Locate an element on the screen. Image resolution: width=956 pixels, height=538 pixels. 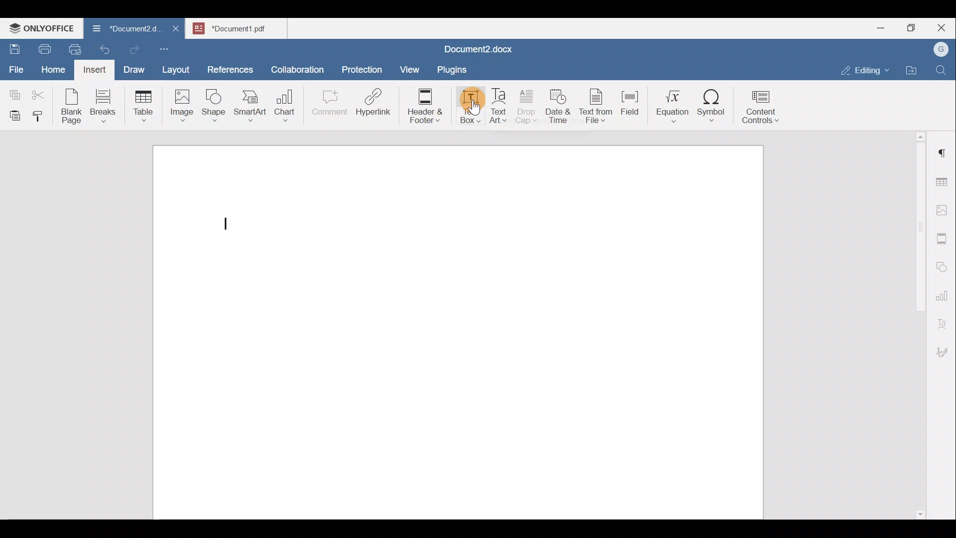
Cut is located at coordinates (42, 93).